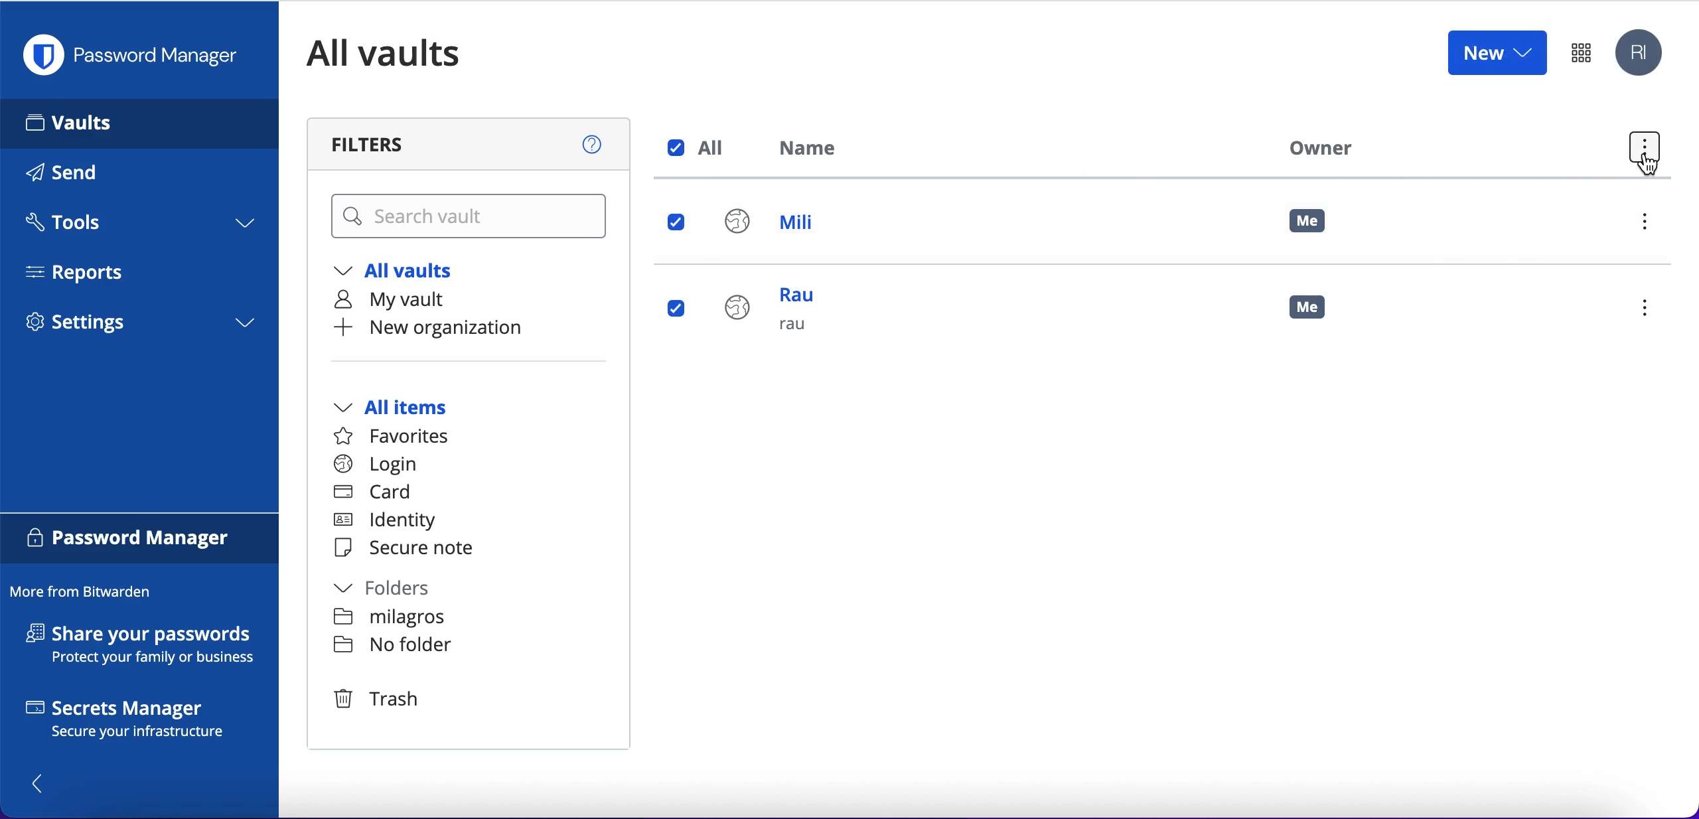 Image resolution: width=1699 pixels, height=819 pixels. Describe the element at coordinates (816, 151) in the screenshot. I see `name` at that location.